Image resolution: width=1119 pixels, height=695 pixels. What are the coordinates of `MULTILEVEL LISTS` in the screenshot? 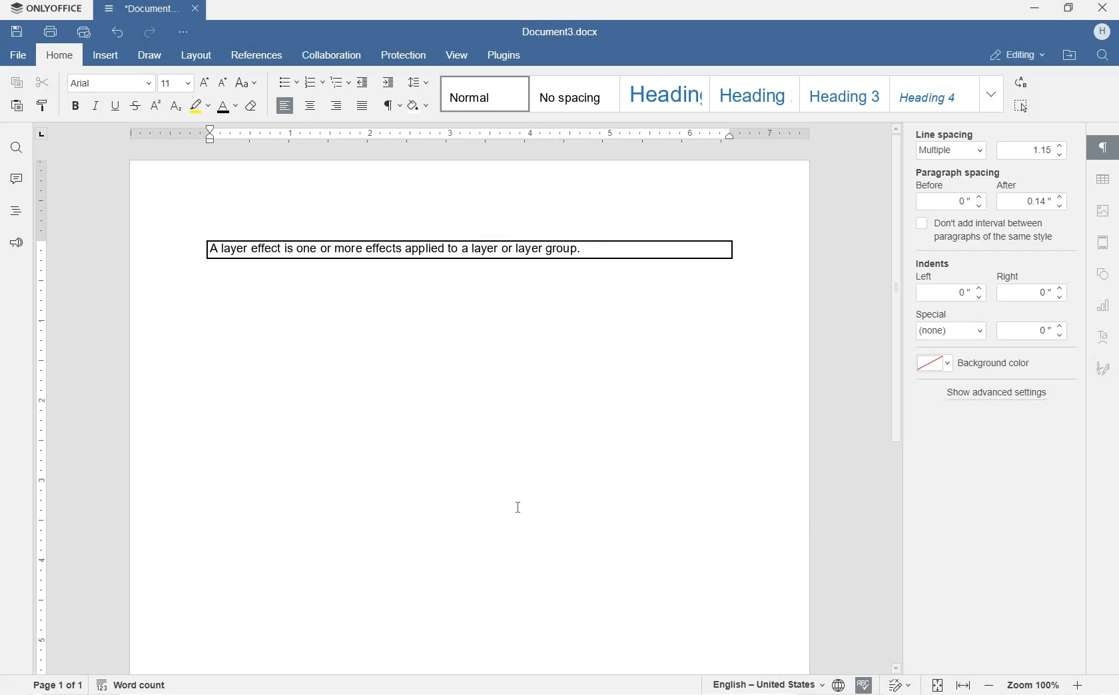 It's located at (340, 83).